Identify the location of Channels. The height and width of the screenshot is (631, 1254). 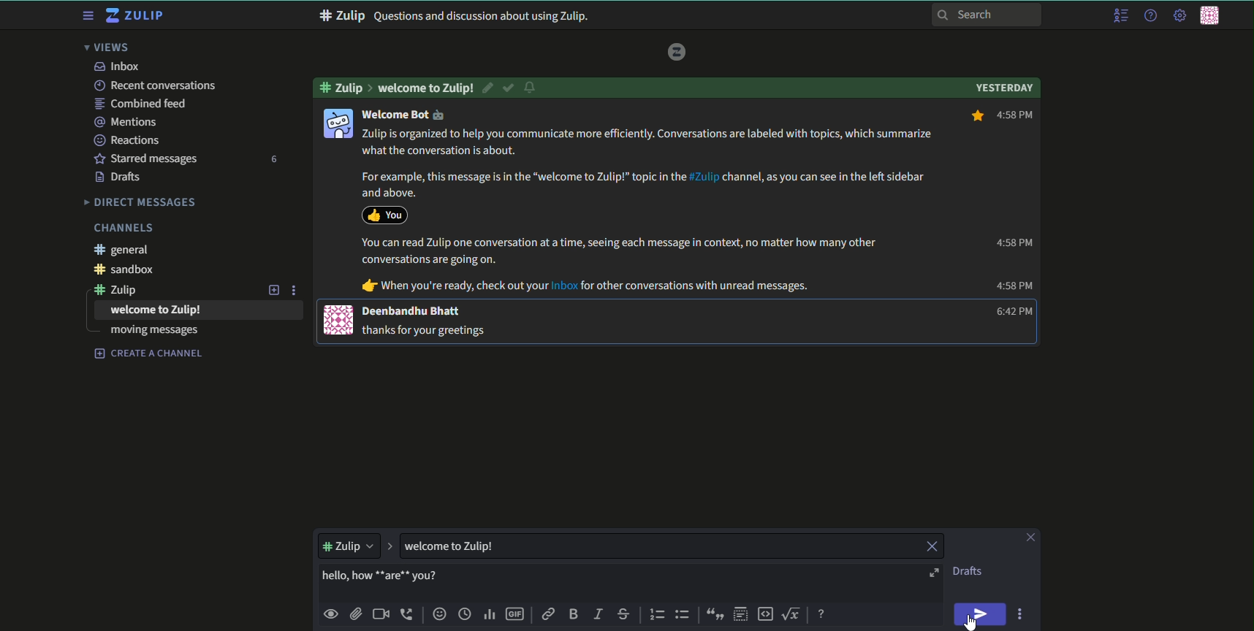
(123, 228).